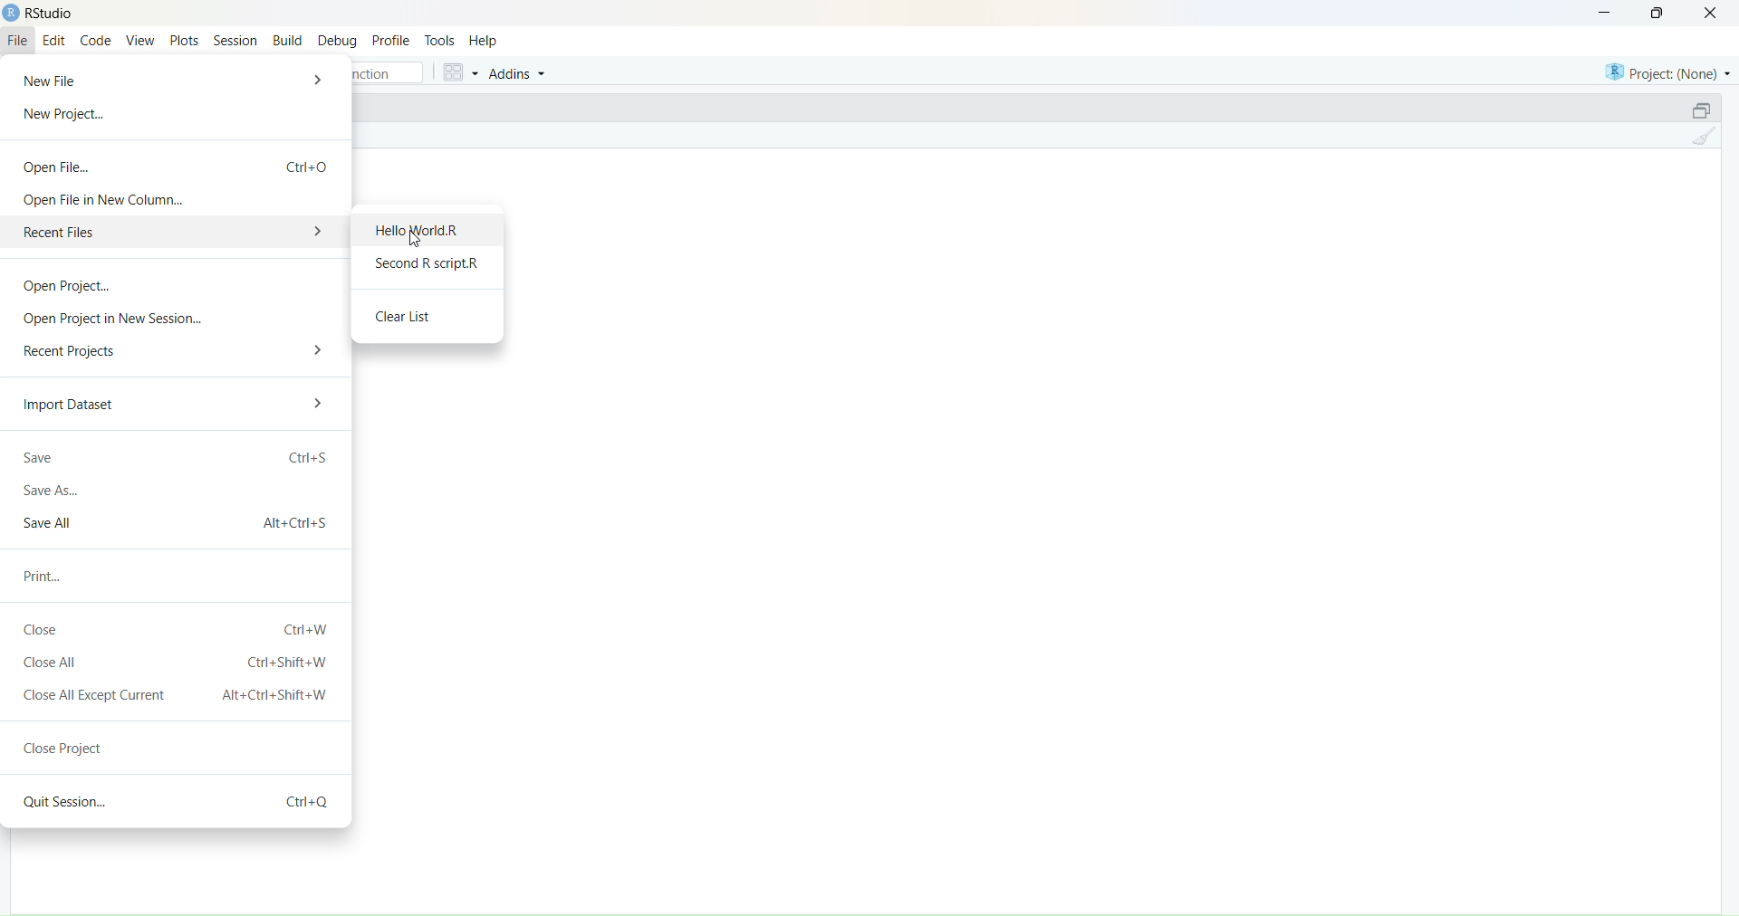 This screenshot has height=916, width=1739. What do you see at coordinates (288, 40) in the screenshot?
I see `Build` at bounding box center [288, 40].